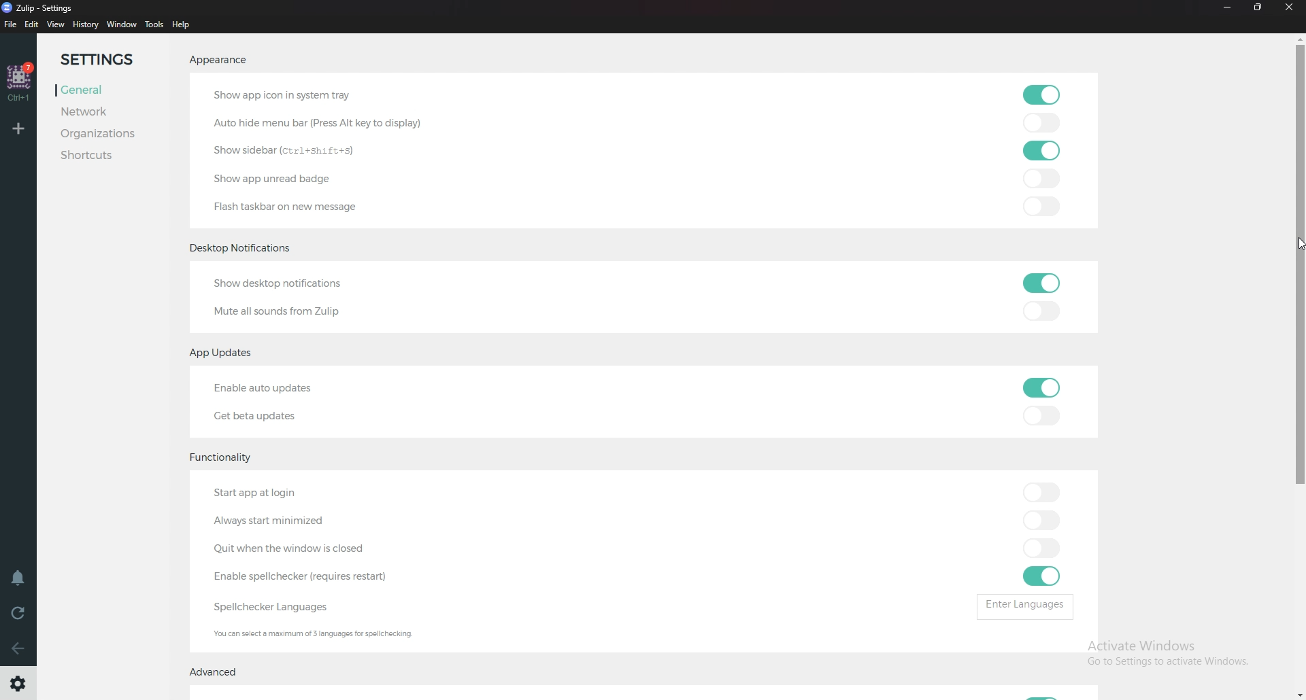 The height and width of the screenshot is (700, 1306). I want to click on Reload, so click(19, 615).